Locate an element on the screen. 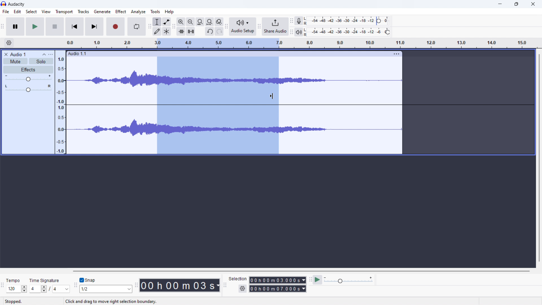 The width and height of the screenshot is (542, 305). mute selection is located at coordinates (191, 31).